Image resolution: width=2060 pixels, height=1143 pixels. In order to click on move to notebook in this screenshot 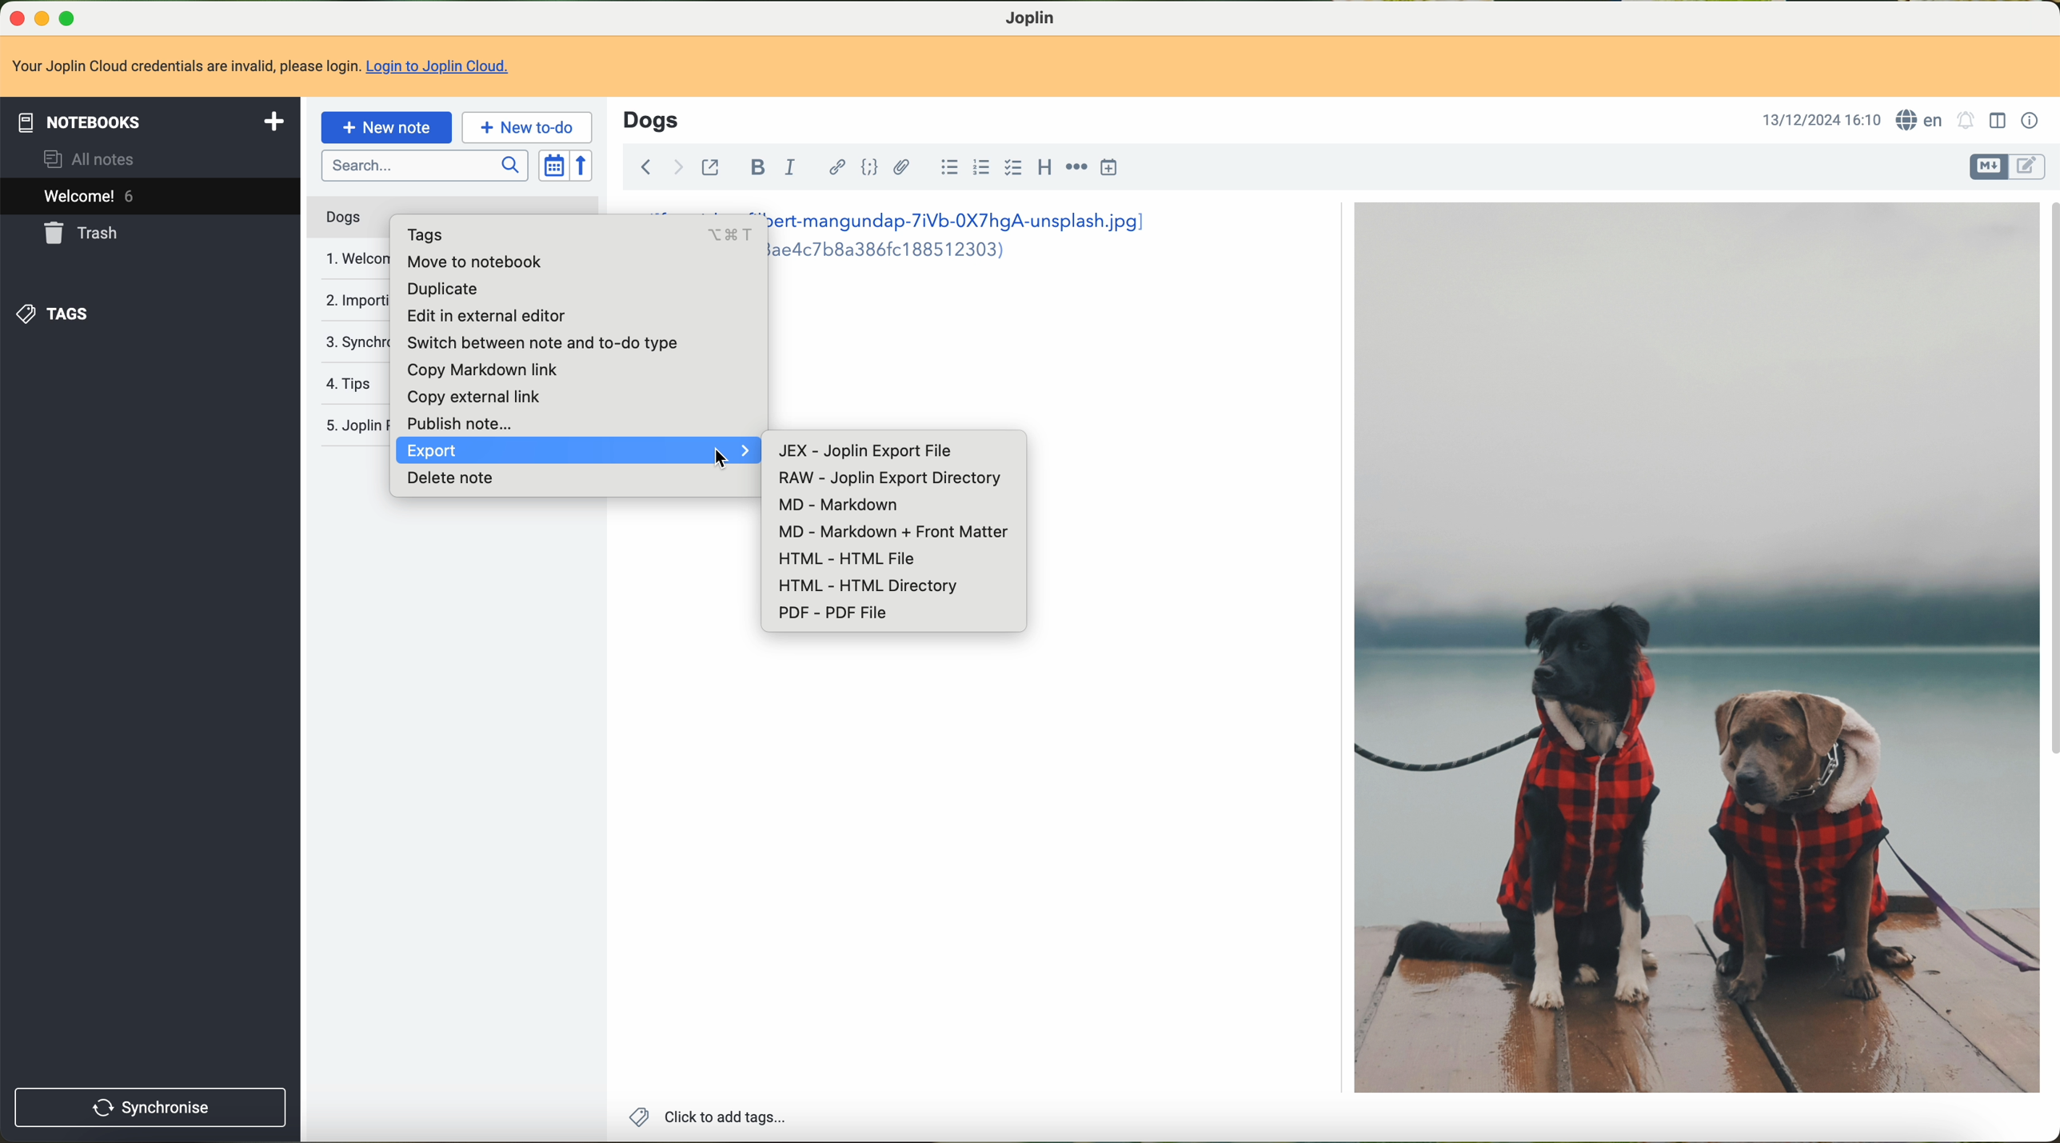, I will do `click(471, 265)`.